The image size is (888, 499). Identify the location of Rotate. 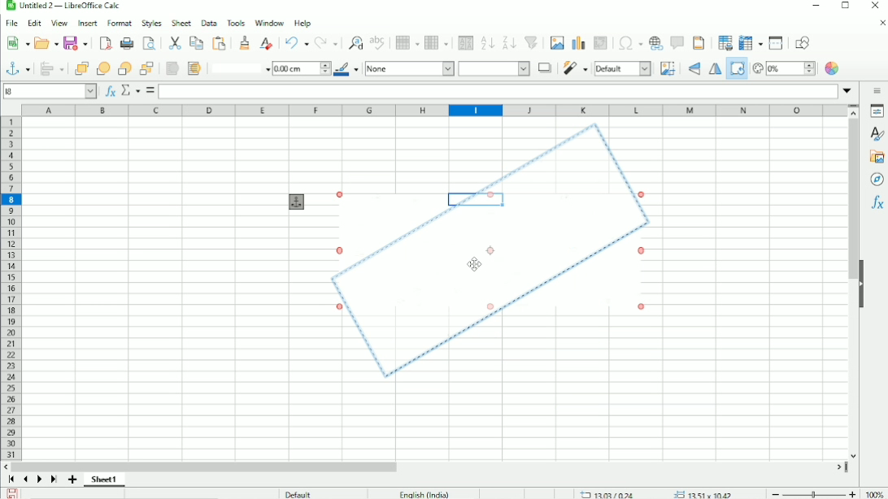
(736, 72).